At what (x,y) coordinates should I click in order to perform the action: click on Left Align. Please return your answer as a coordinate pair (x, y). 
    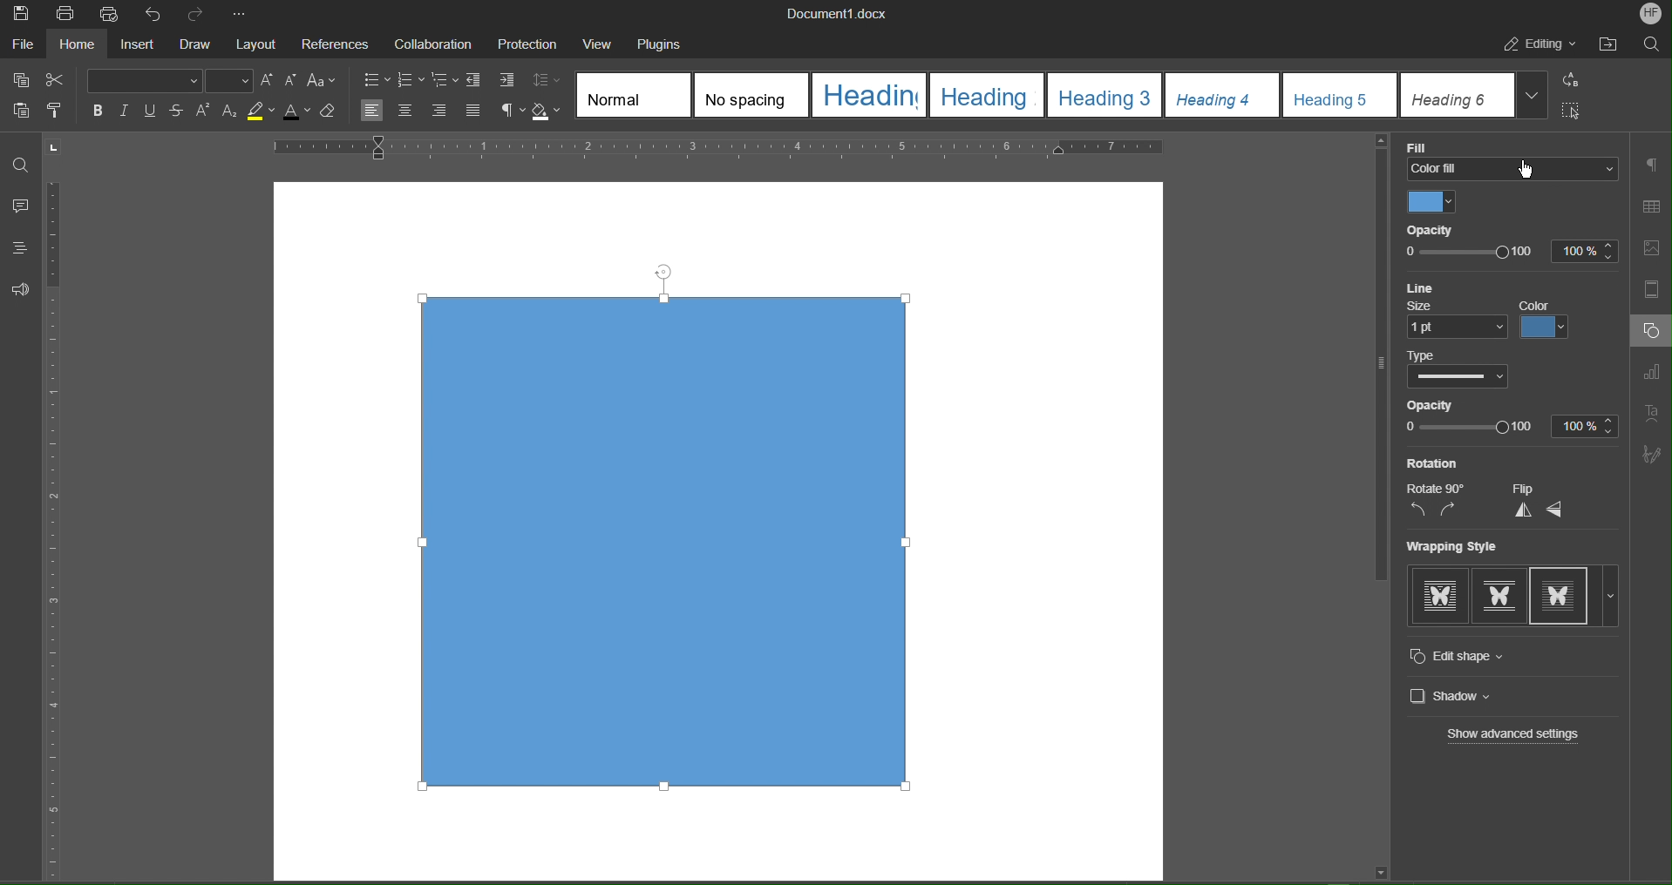
    Looking at the image, I should click on (374, 111).